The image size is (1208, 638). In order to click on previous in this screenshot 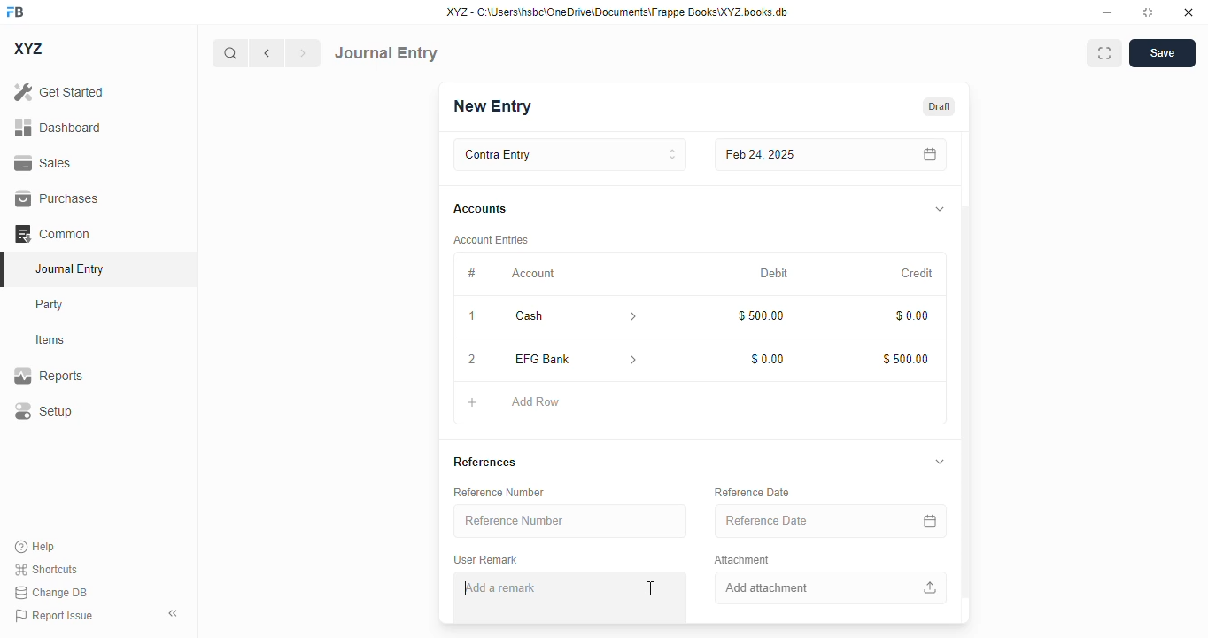, I will do `click(267, 53)`.